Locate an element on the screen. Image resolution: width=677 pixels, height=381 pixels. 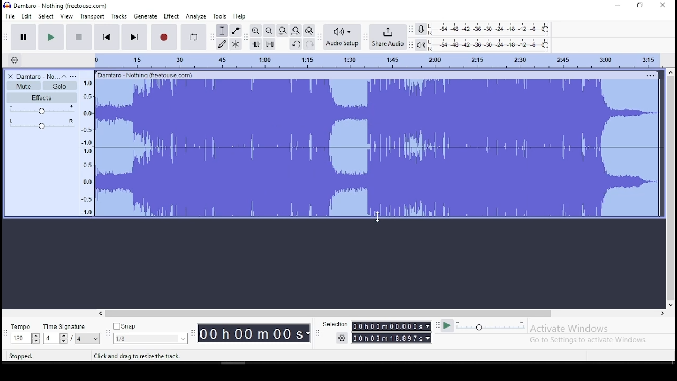
zoom toggle is located at coordinates (309, 31).